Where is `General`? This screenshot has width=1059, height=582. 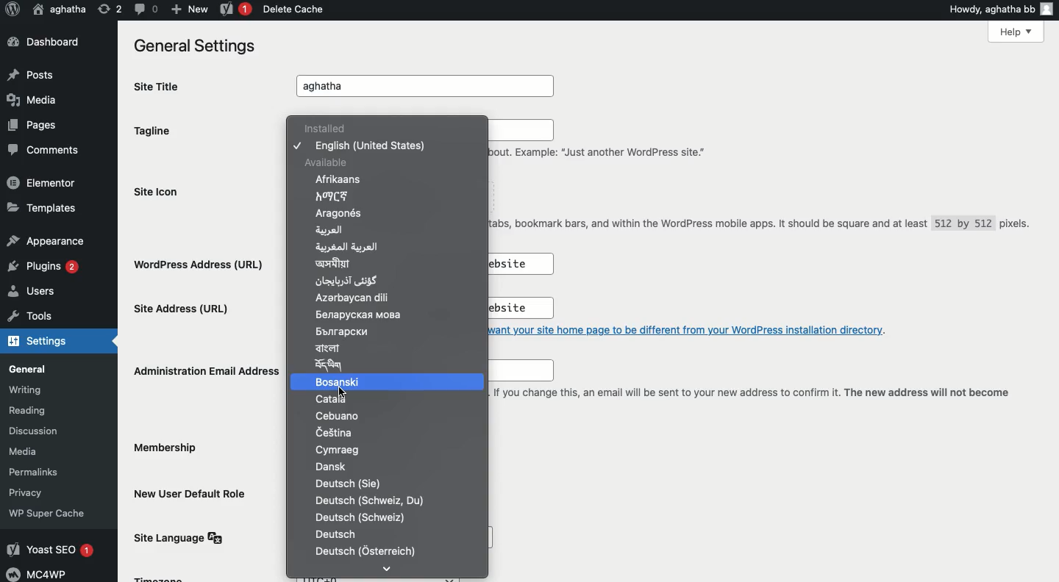
General is located at coordinates (35, 368).